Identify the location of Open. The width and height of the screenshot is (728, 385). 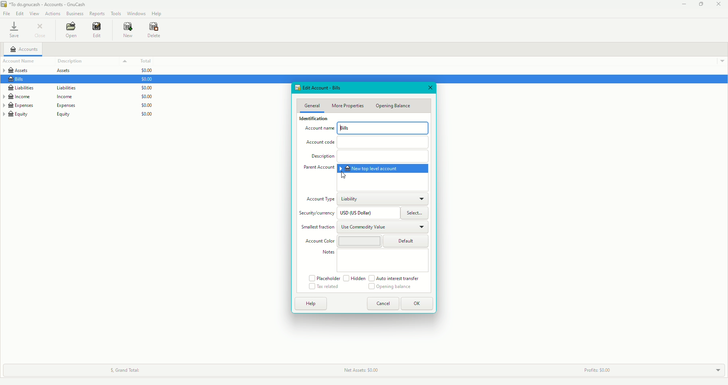
(71, 30).